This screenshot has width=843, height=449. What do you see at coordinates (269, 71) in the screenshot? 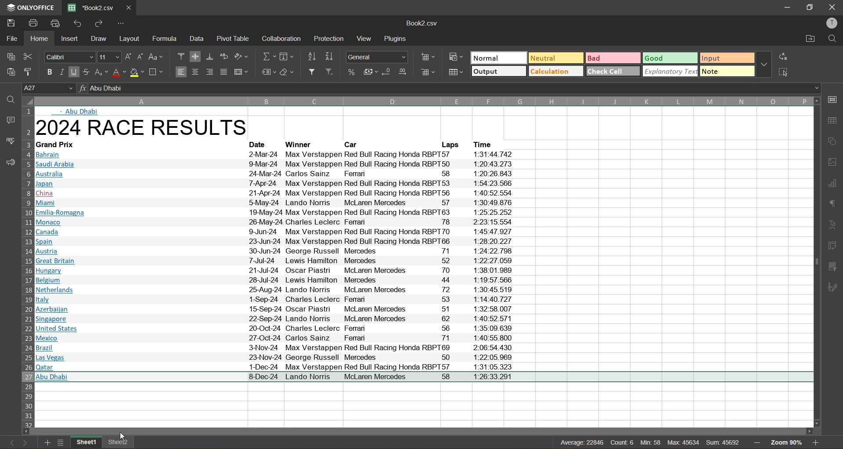
I see `named ranges` at bounding box center [269, 71].